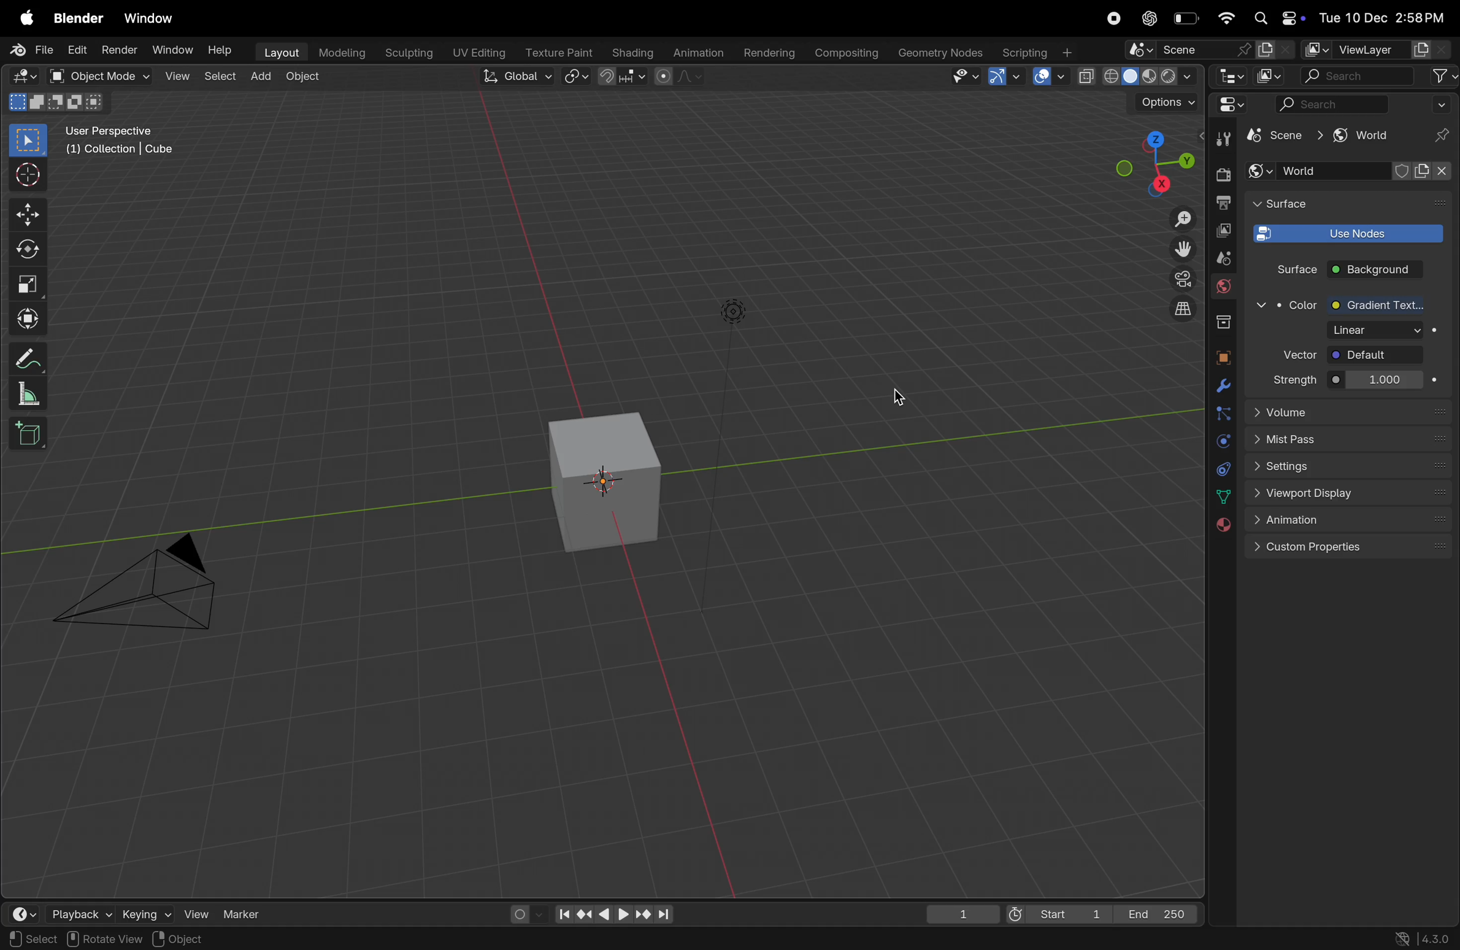  What do you see at coordinates (1397, 379) in the screenshot?
I see `1.000` at bounding box center [1397, 379].